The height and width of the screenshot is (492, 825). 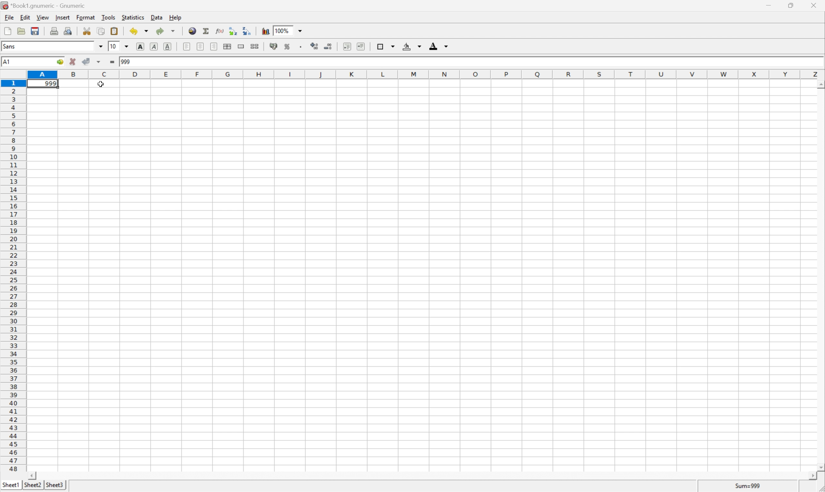 I want to click on scroll right, so click(x=812, y=478).